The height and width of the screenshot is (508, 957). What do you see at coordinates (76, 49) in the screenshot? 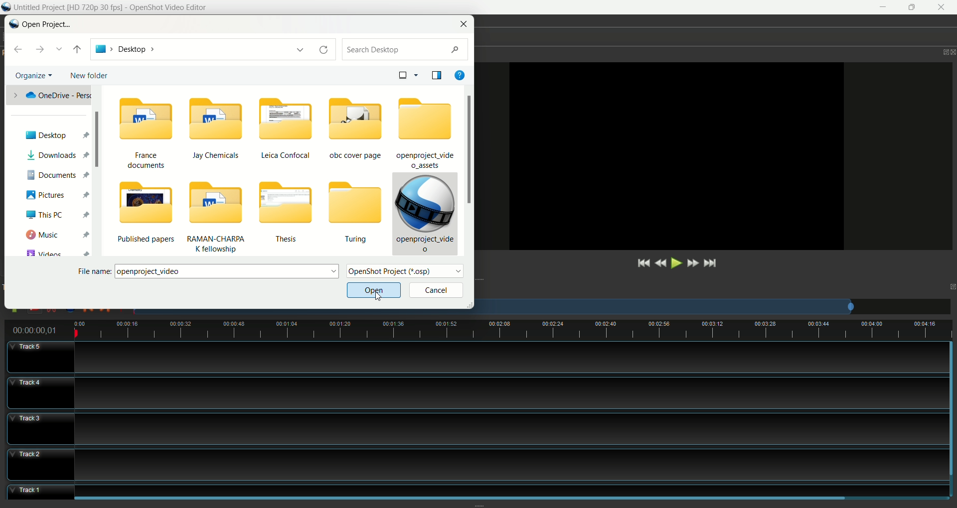
I see `up to` at bounding box center [76, 49].